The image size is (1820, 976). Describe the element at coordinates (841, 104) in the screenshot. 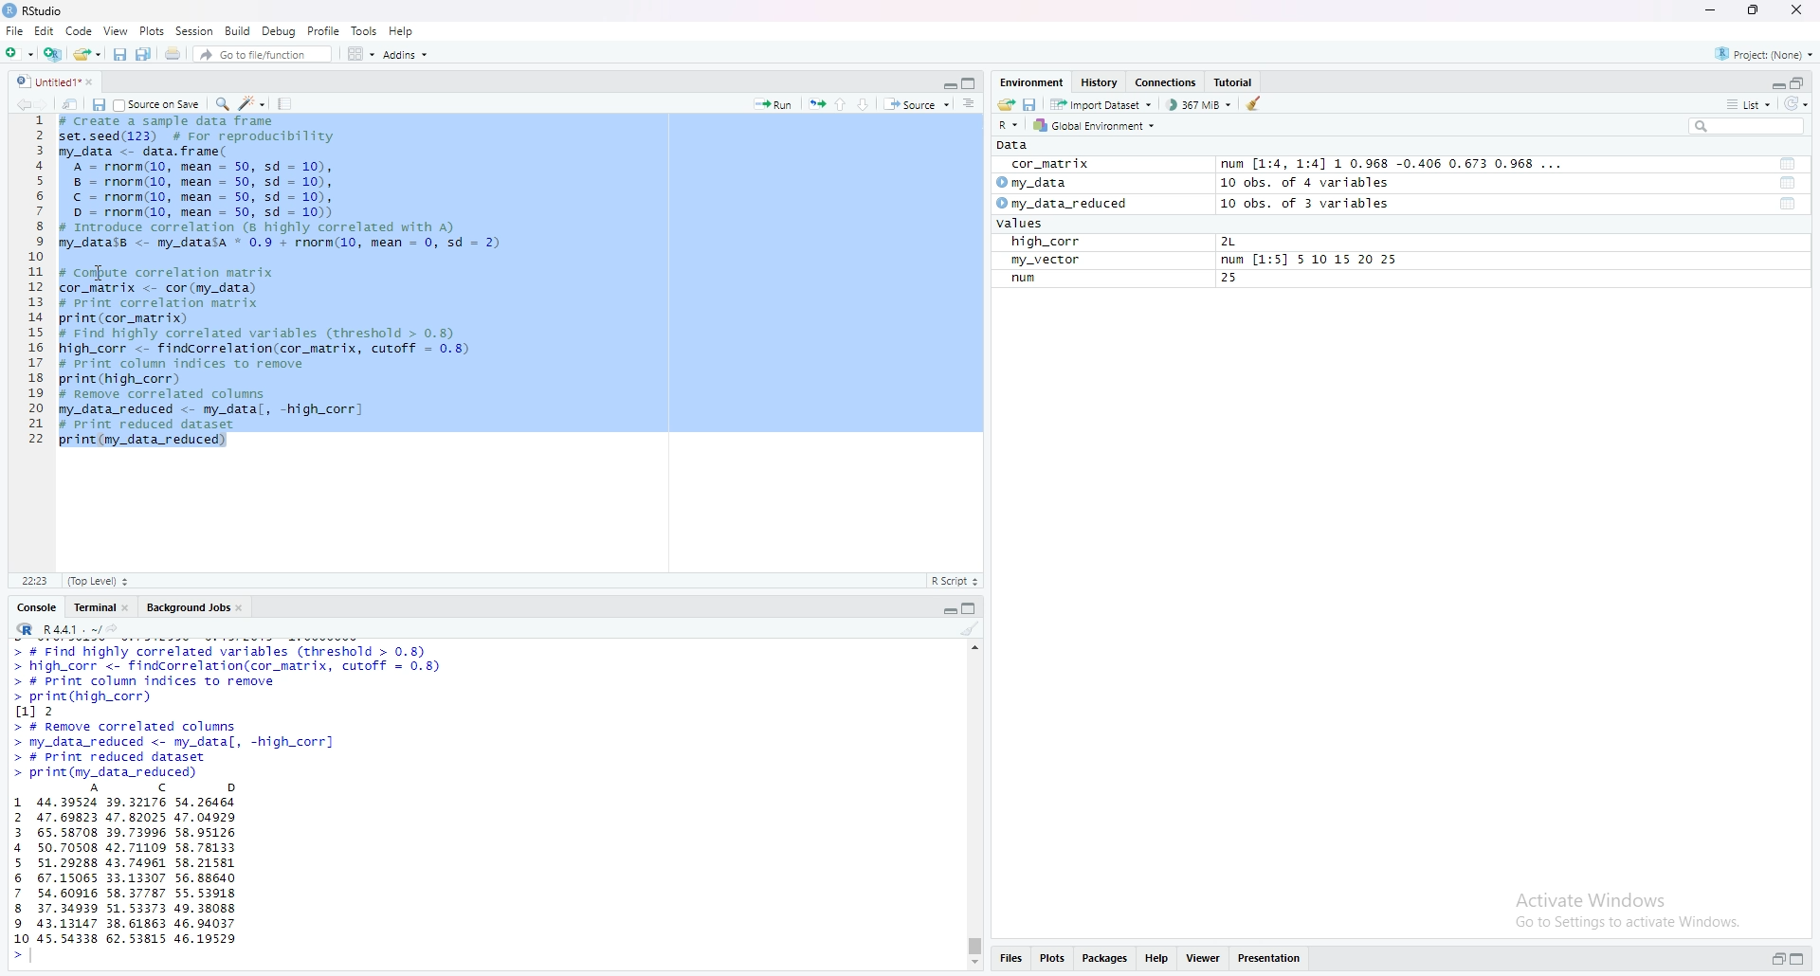

I see `up` at that location.